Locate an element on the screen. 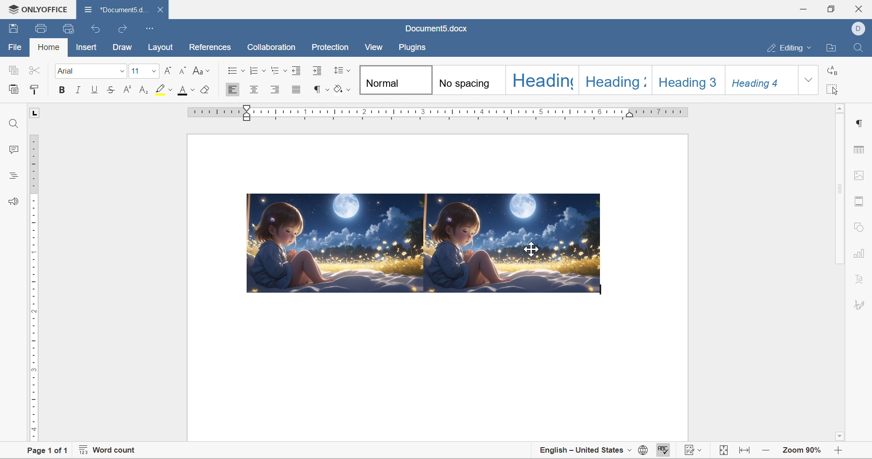 The height and width of the screenshot is (459, 872). paragraph settings is located at coordinates (861, 124).